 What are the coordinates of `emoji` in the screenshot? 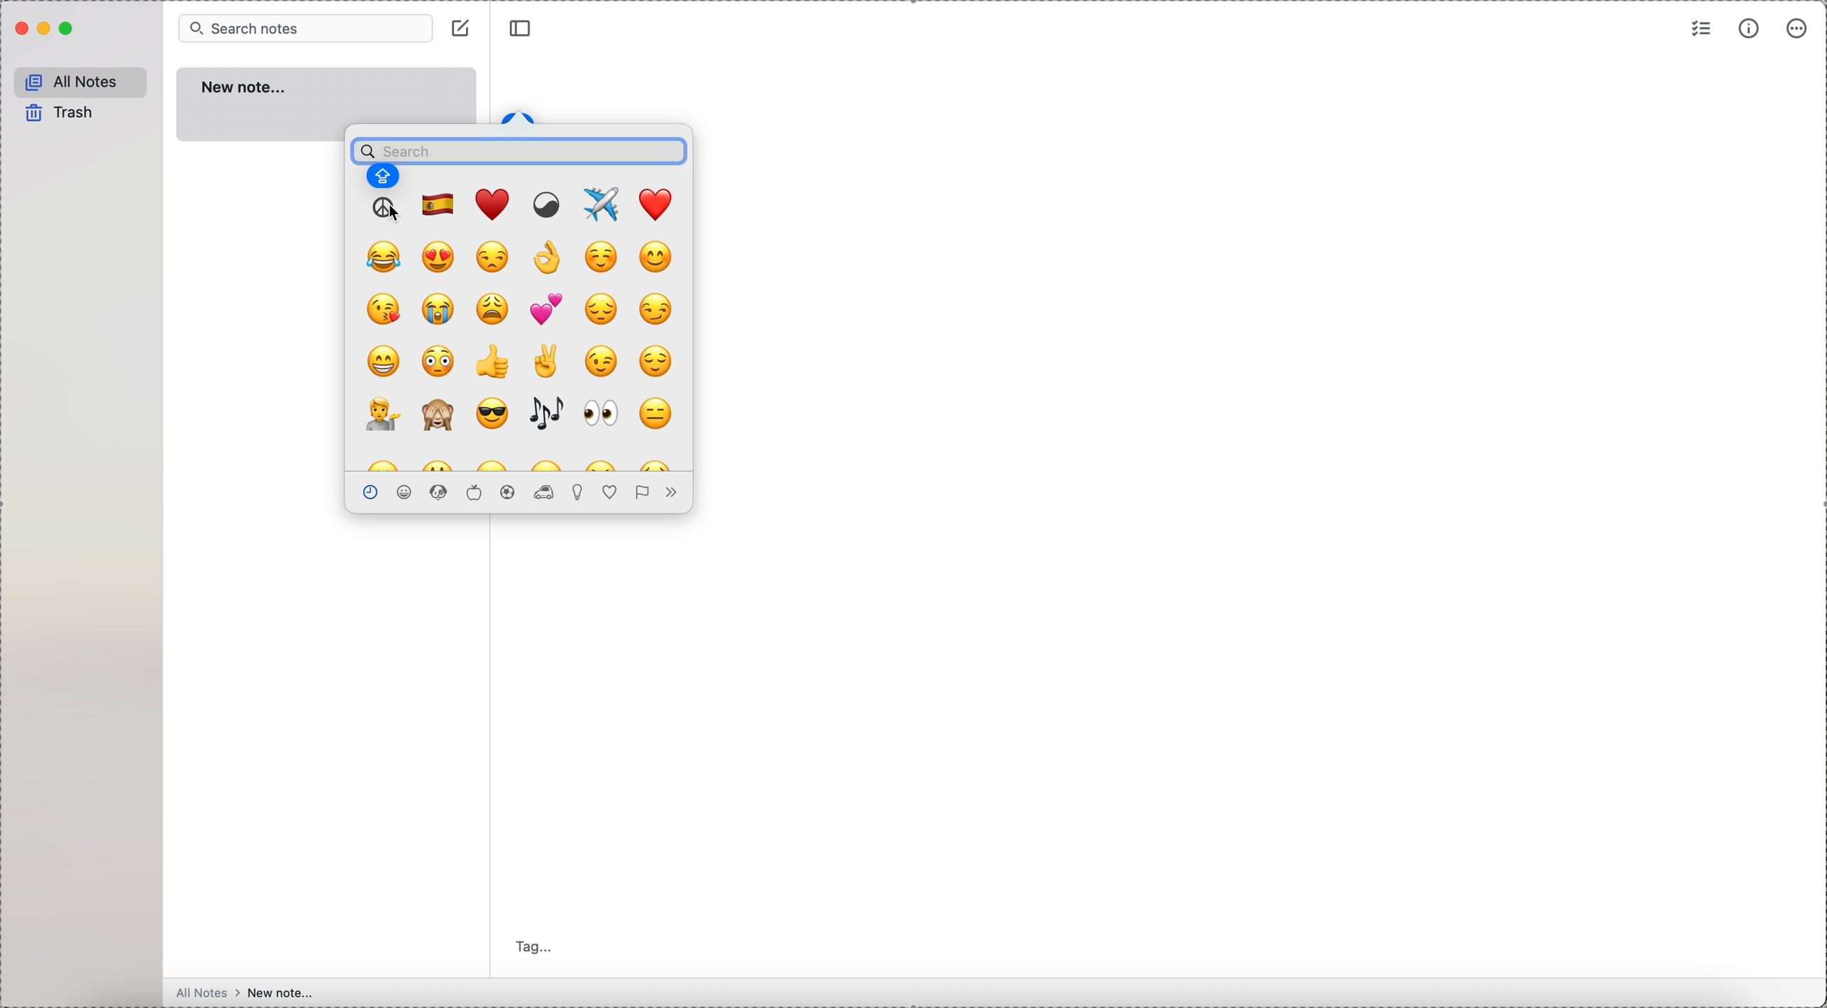 It's located at (494, 256).